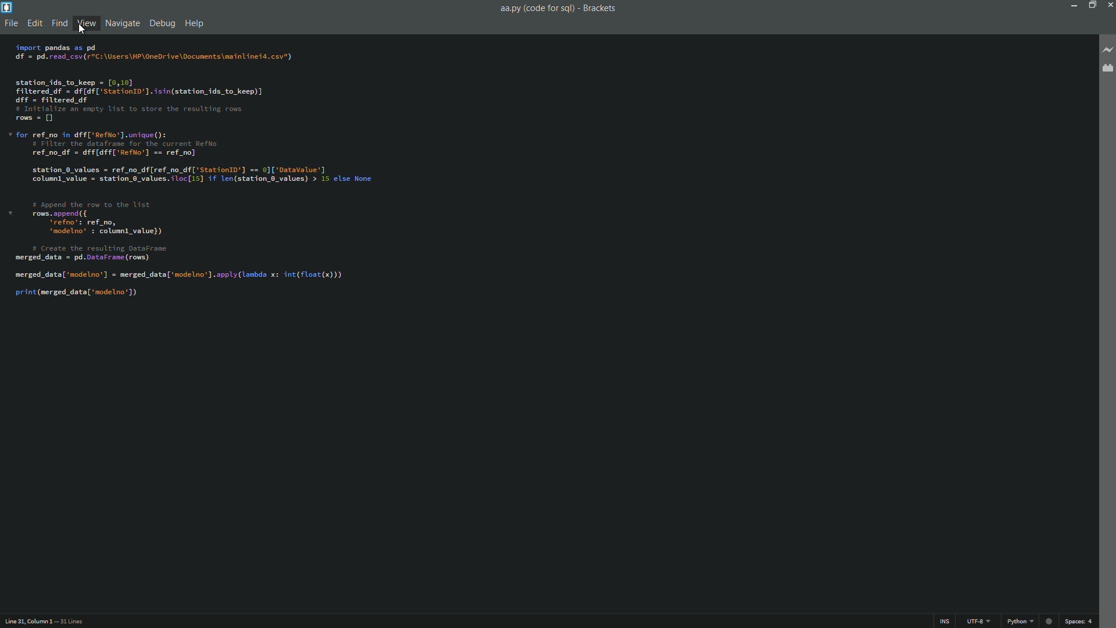  Describe the element at coordinates (1108, 49) in the screenshot. I see `live preview` at that location.